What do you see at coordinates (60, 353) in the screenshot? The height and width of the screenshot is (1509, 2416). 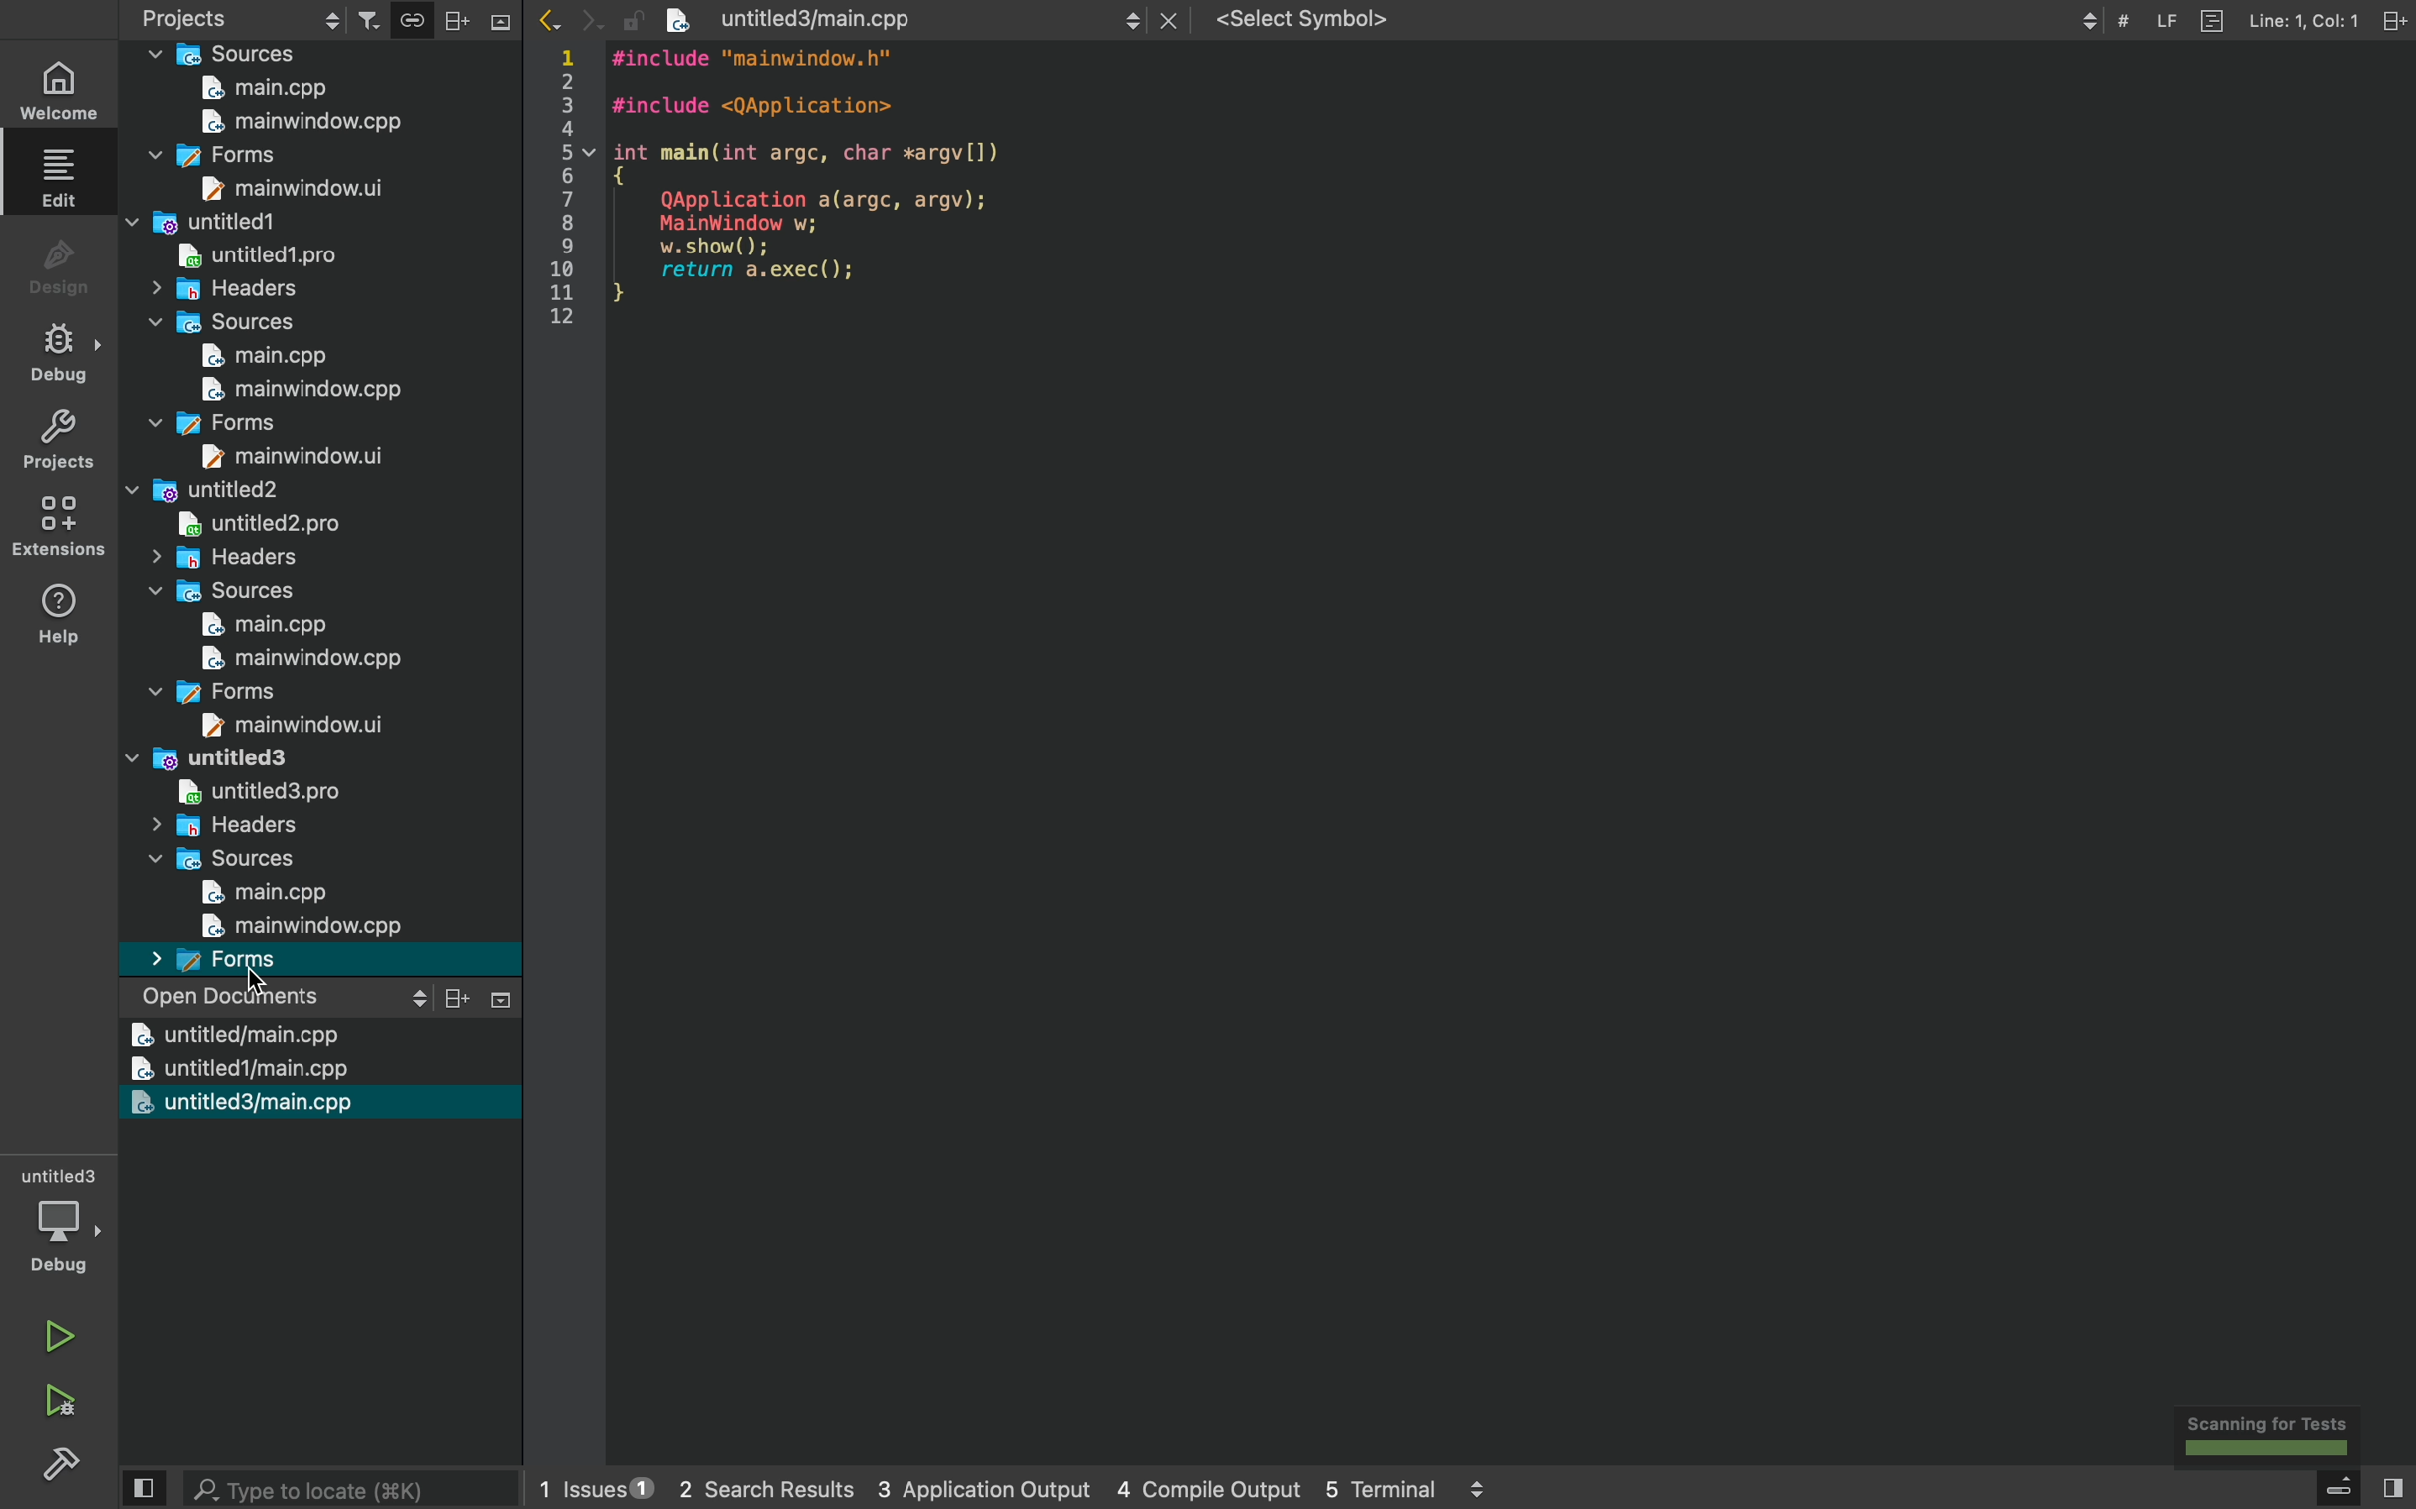 I see `` at bounding box center [60, 353].